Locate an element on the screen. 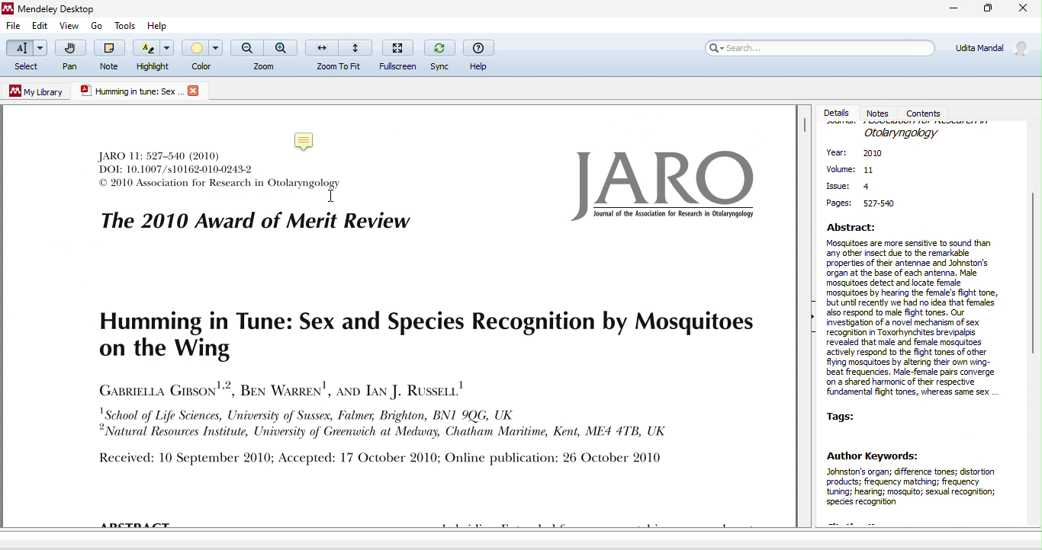 This screenshot has height=550, width=1042. issue:4 is located at coordinates (849, 185).